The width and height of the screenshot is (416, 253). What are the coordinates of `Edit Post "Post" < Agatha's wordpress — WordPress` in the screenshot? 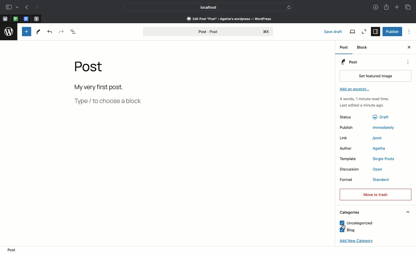 It's located at (229, 19).